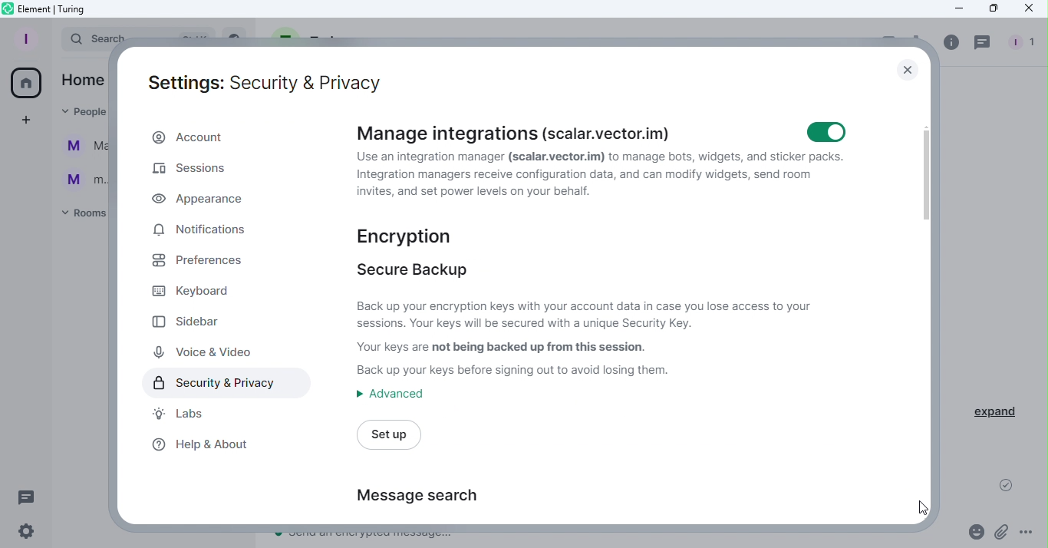 The image size is (1048, 548). Describe the element at coordinates (908, 65) in the screenshot. I see `Close` at that location.